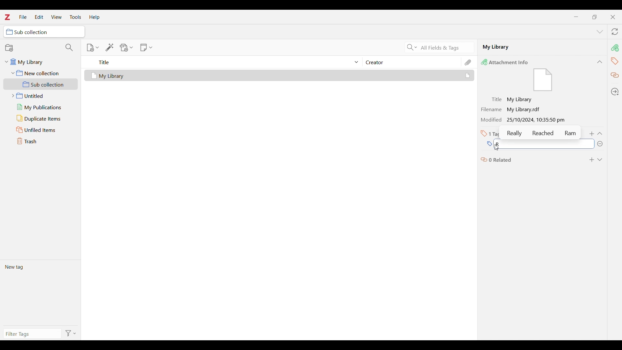 This screenshot has height=350, width=622. Describe the element at coordinates (513, 109) in the screenshot. I see `Filename My Library.radt` at that location.